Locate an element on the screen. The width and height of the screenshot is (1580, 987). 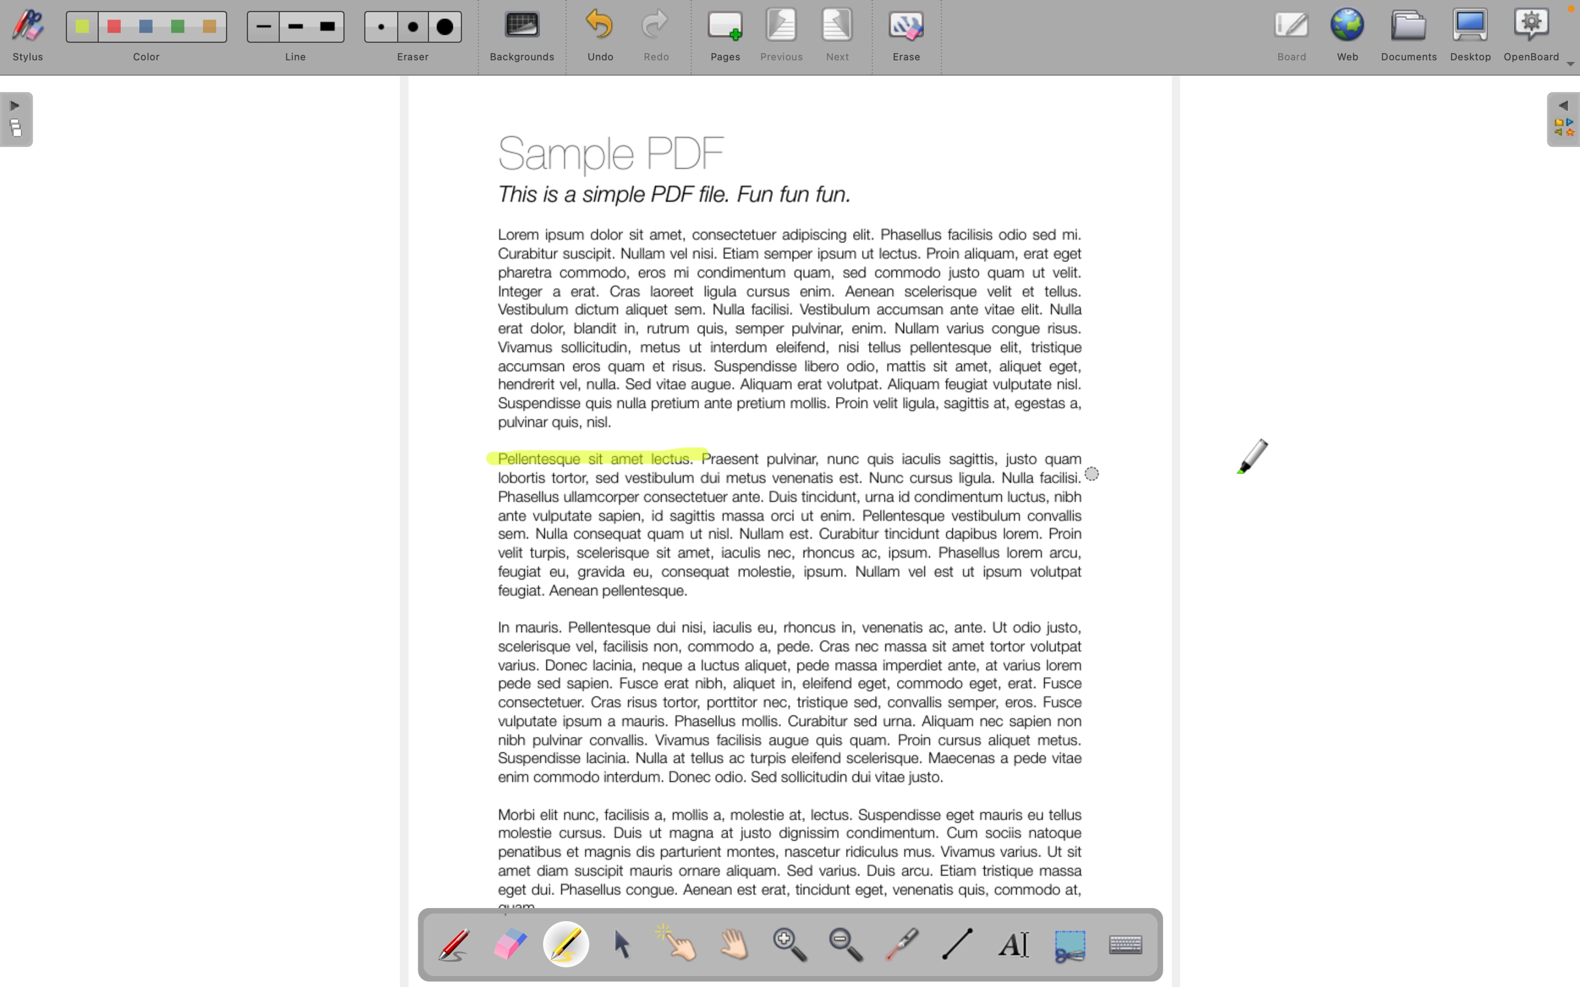
scroll by hand is located at coordinates (742, 945).